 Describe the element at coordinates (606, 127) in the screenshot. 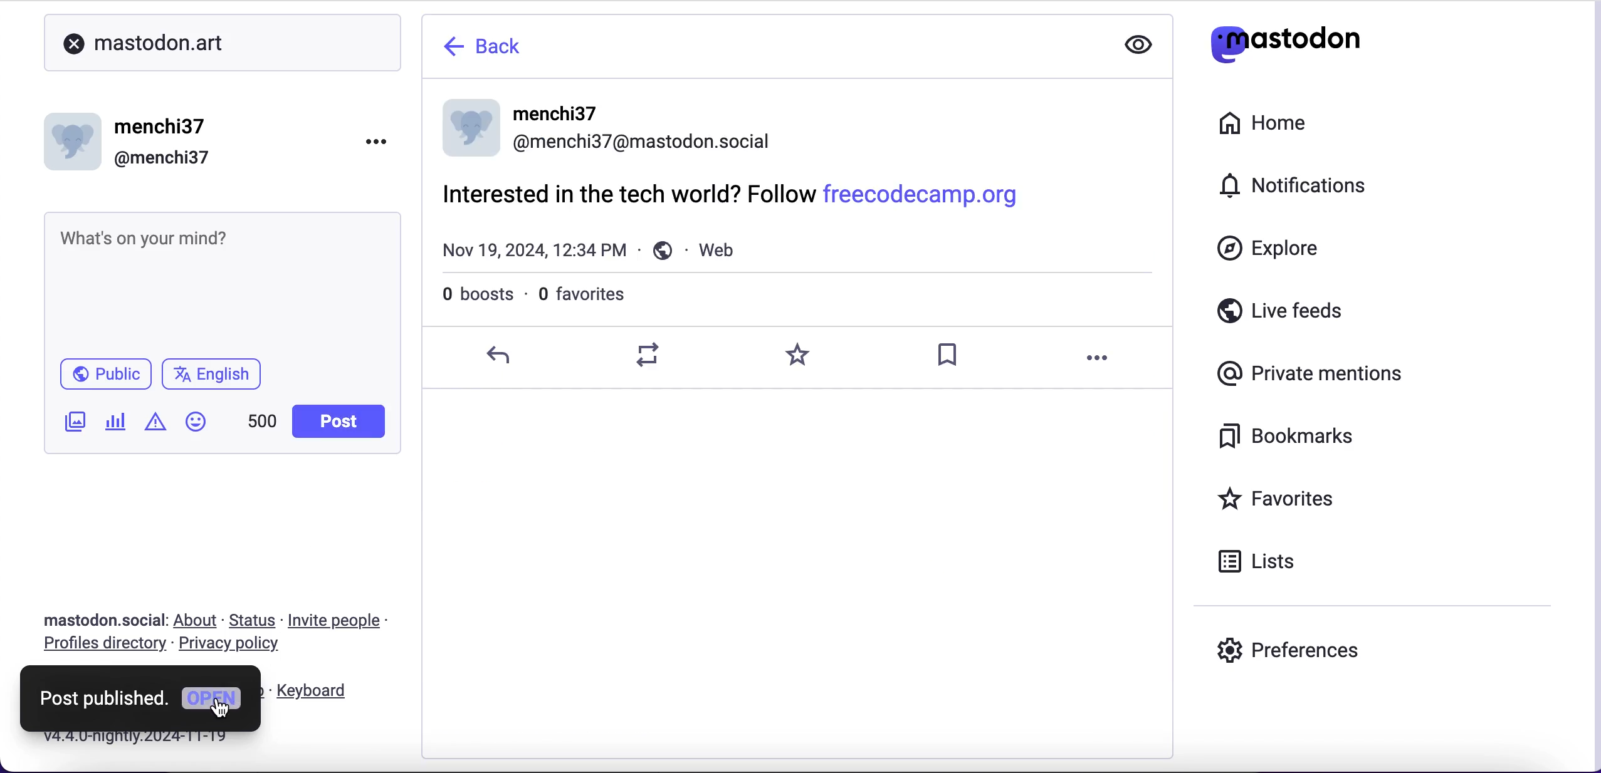

I see `user` at that location.